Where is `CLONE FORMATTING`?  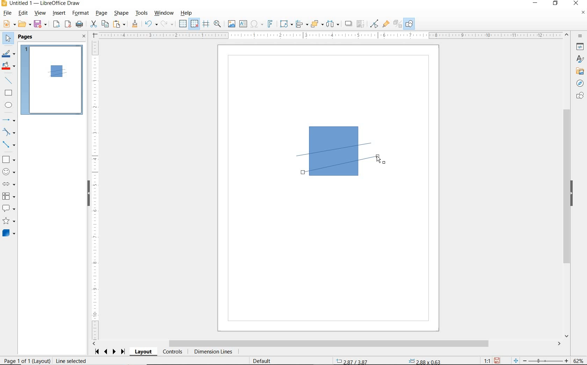 CLONE FORMATTING is located at coordinates (135, 24).